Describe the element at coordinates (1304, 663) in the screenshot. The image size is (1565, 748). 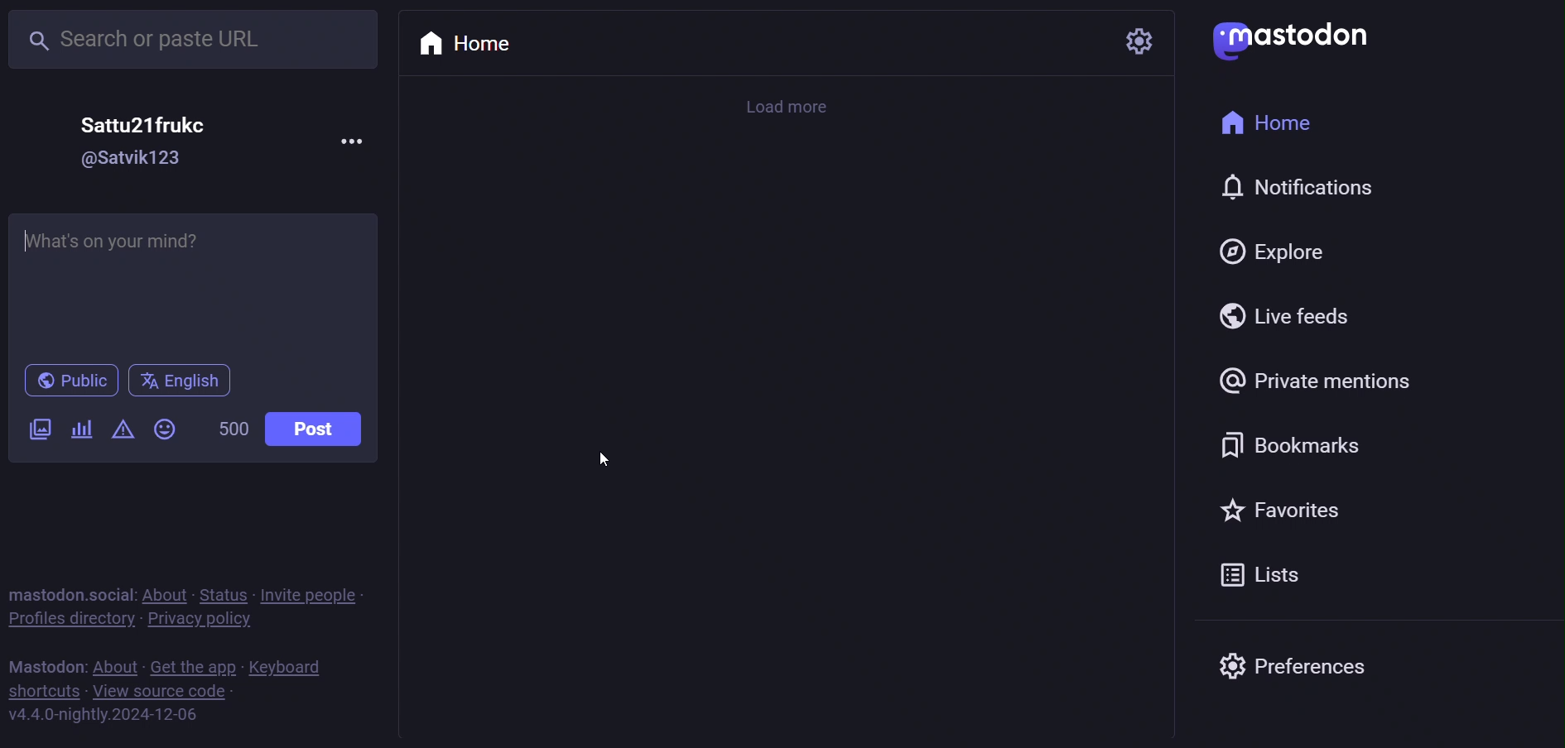
I see `preferences` at that location.